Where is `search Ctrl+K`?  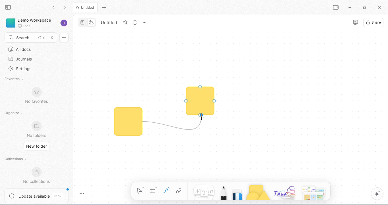 search Ctrl+K is located at coordinates (30, 37).